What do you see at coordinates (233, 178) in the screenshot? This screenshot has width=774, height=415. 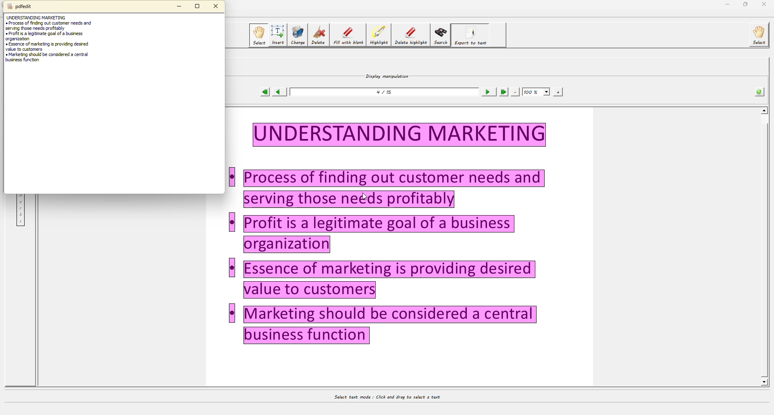 I see `` at bounding box center [233, 178].